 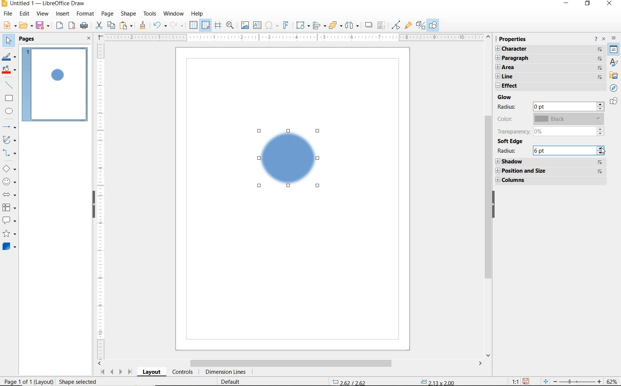 What do you see at coordinates (10, 168) in the screenshot?
I see `BASIC SHAPES` at bounding box center [10, 168].